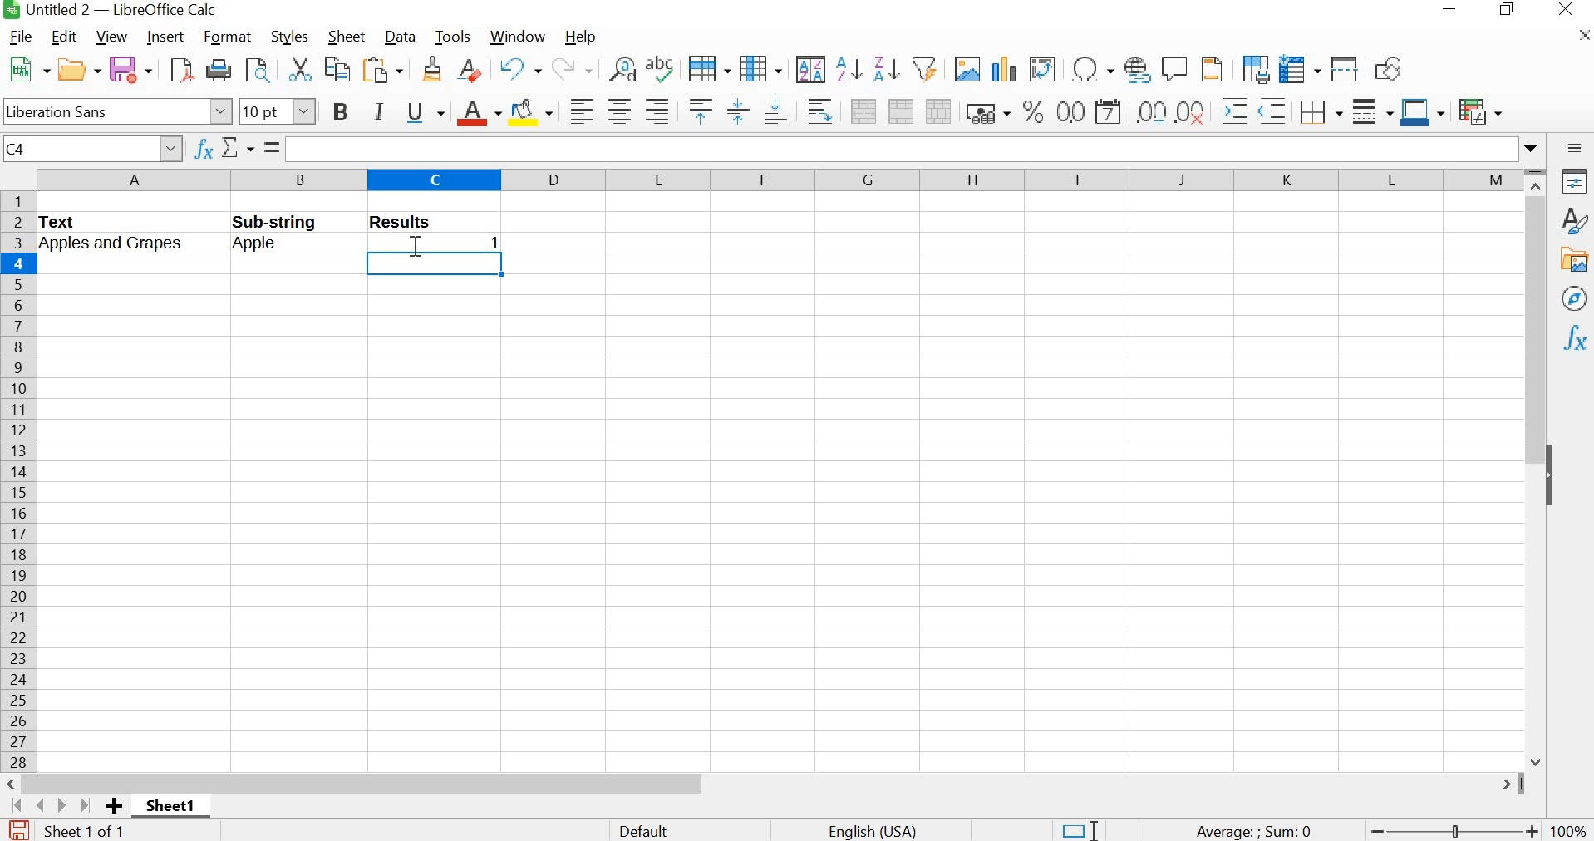 The image size is (1594, 841). What do you see at coordinates (519, 68) in the screenshot?
I see `undo` at bounding box center [519, 68].